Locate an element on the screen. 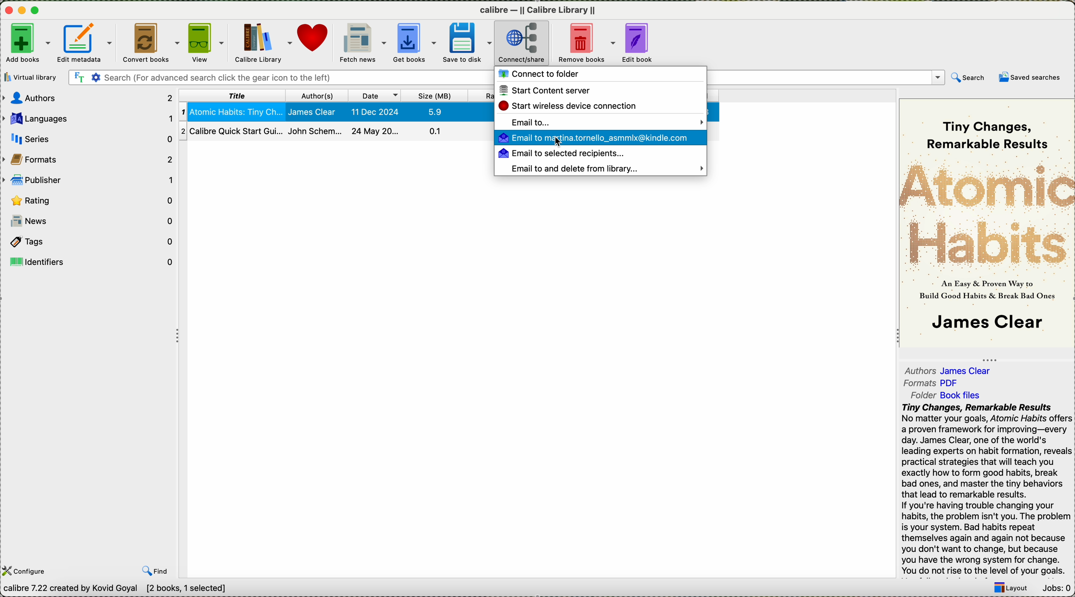 The image size is (1075, 597). rating is located at coordinates (91, 200).